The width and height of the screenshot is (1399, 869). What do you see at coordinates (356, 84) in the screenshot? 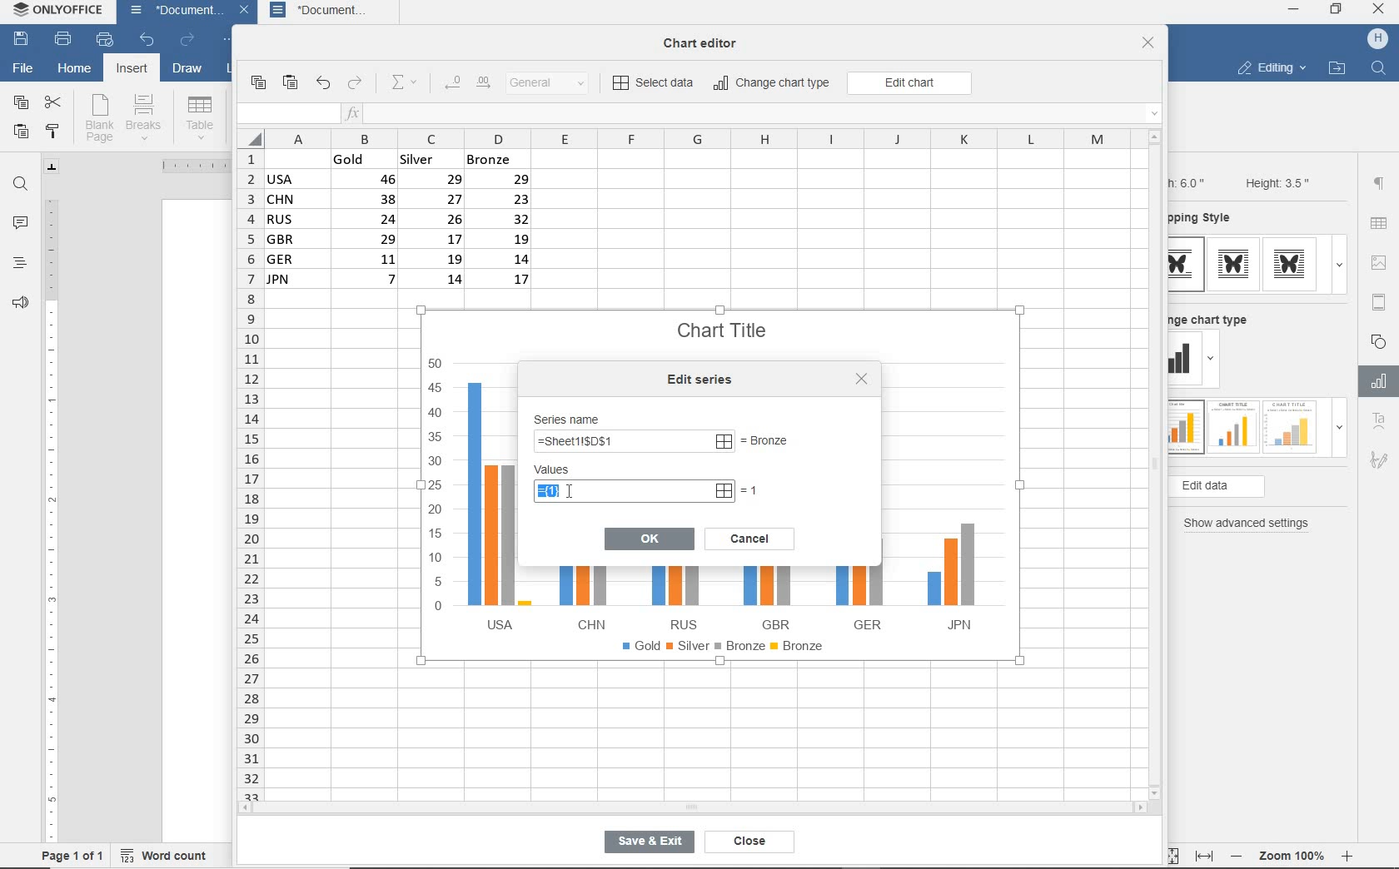
I see `redo ` at bounding box center [356, 84].